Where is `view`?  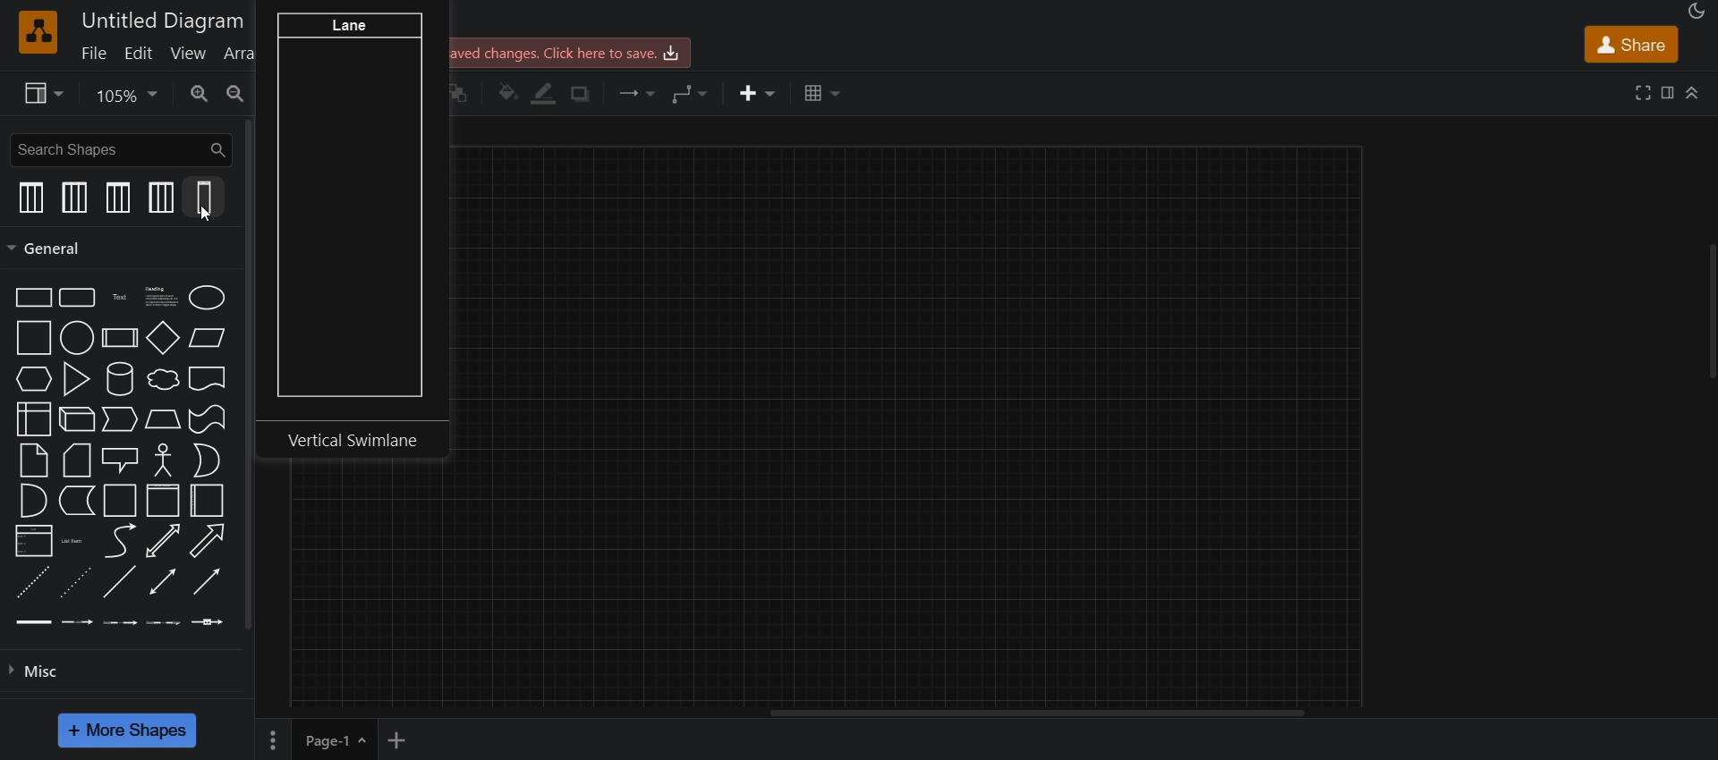
view is located at coordinates (190, 54).